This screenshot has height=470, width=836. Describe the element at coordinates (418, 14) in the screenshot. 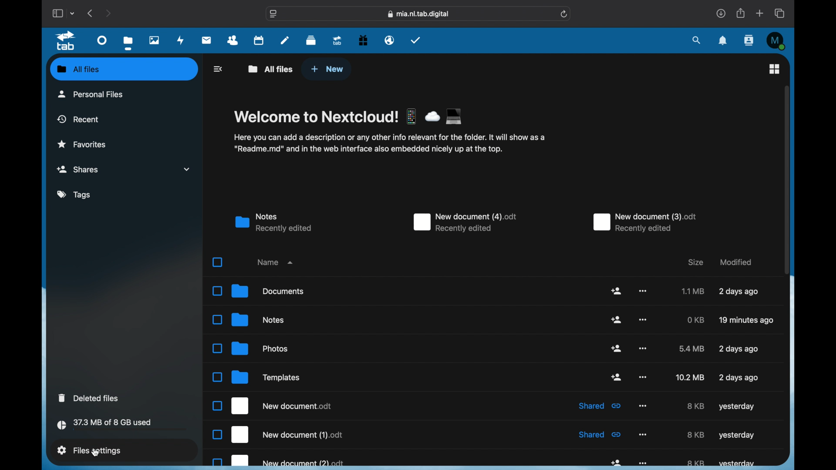

I see `web address` at that location.